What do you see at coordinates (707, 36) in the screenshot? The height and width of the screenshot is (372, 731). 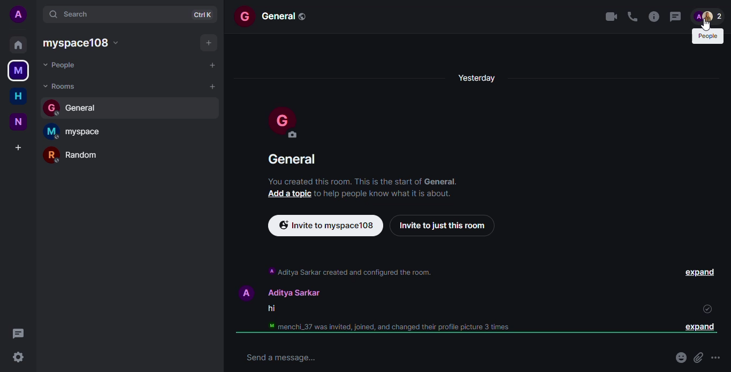 I see `people` at bounding box center [707, 36].